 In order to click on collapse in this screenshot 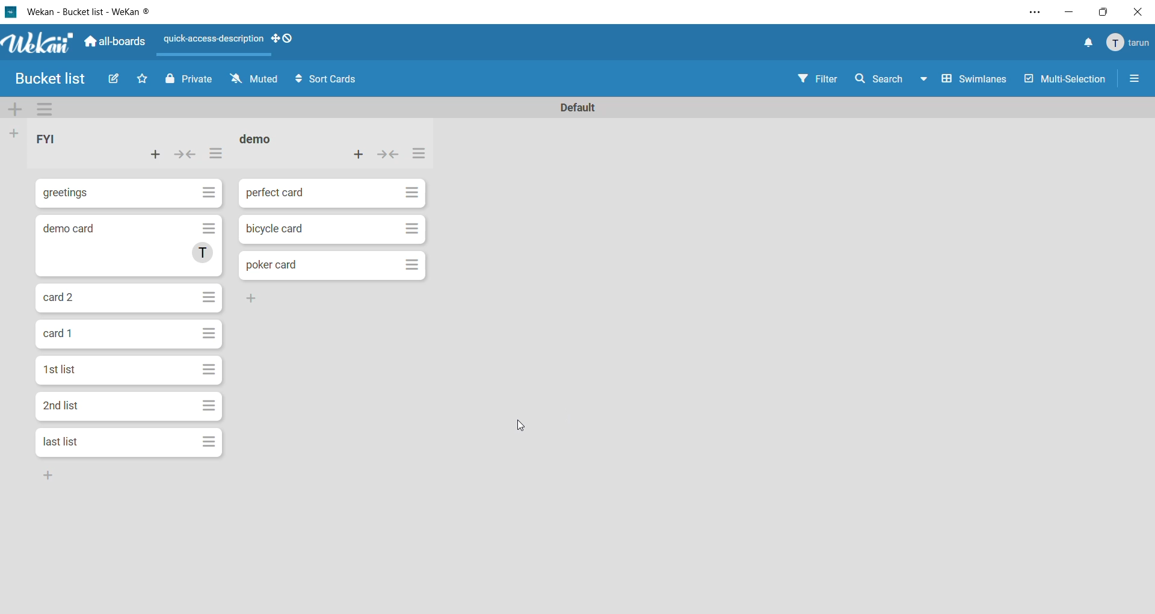, I will do `click(387, 155)`.